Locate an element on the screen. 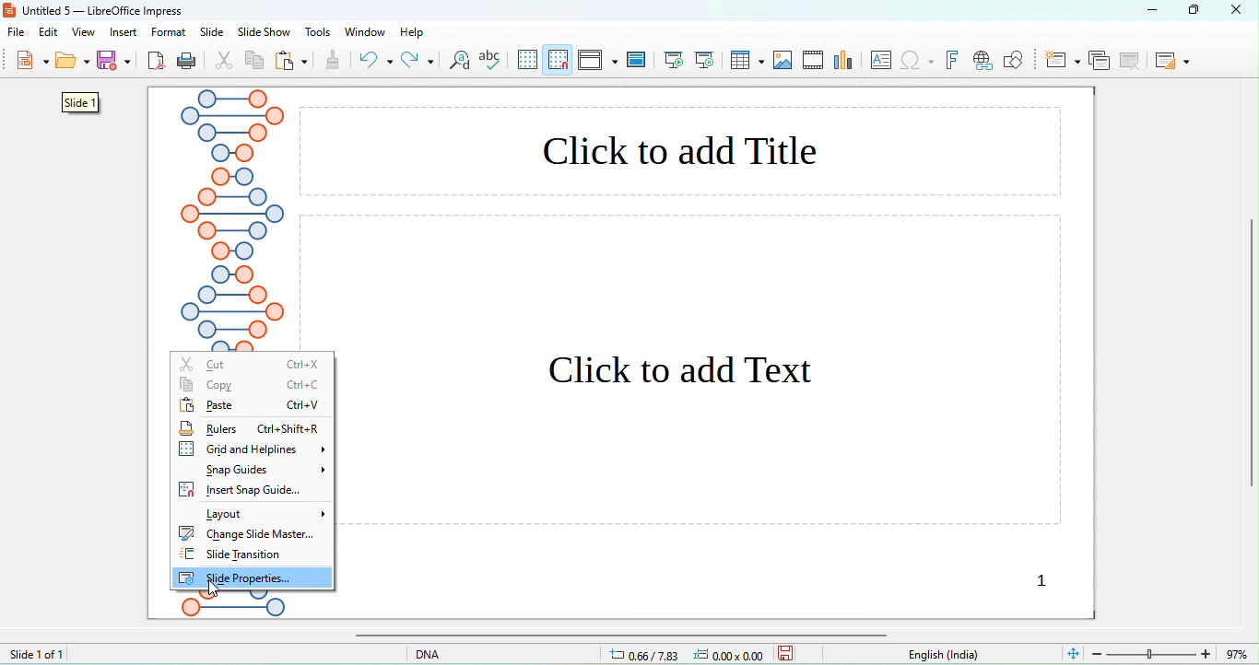  clone is located at coordinates (332, 62).